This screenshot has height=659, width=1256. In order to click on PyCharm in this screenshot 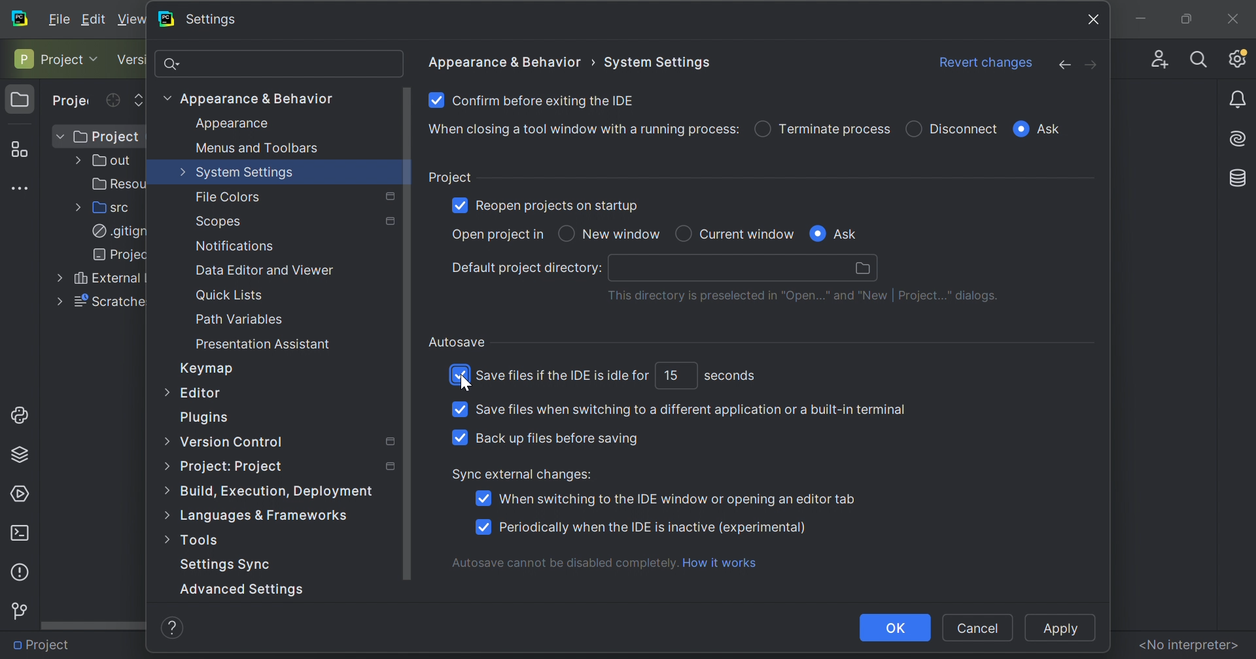, I will do `click(20, 18)`.